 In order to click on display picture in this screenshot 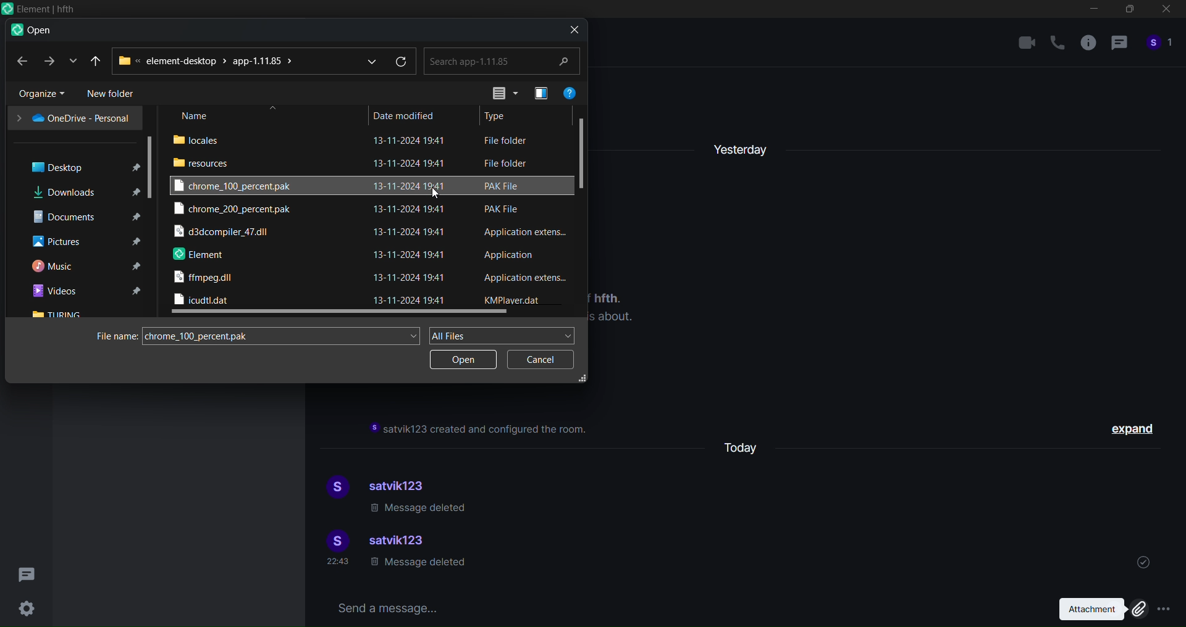, I will do `click(332, 539)`.